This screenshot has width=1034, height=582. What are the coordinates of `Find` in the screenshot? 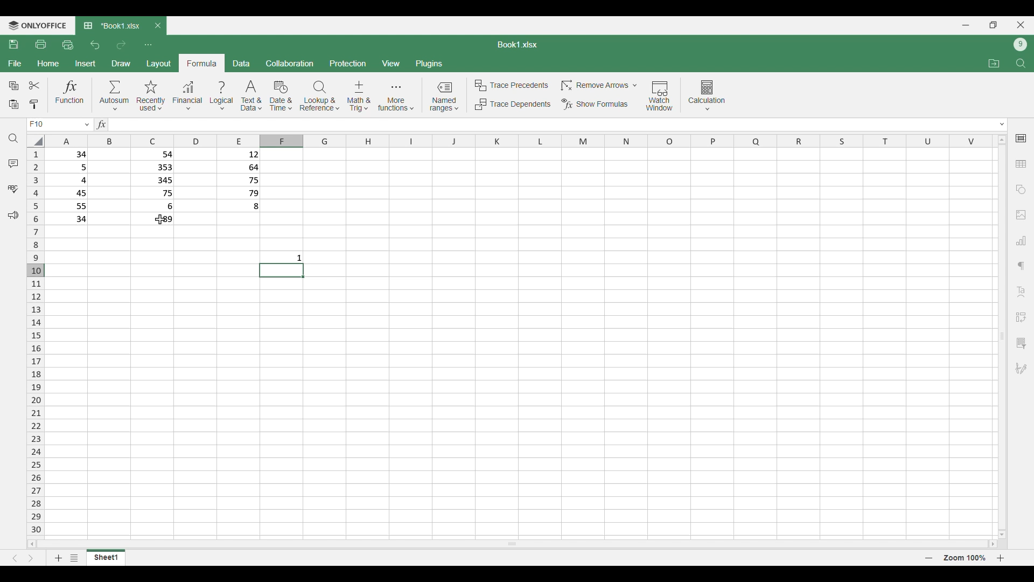 It's located at (1021, 63).